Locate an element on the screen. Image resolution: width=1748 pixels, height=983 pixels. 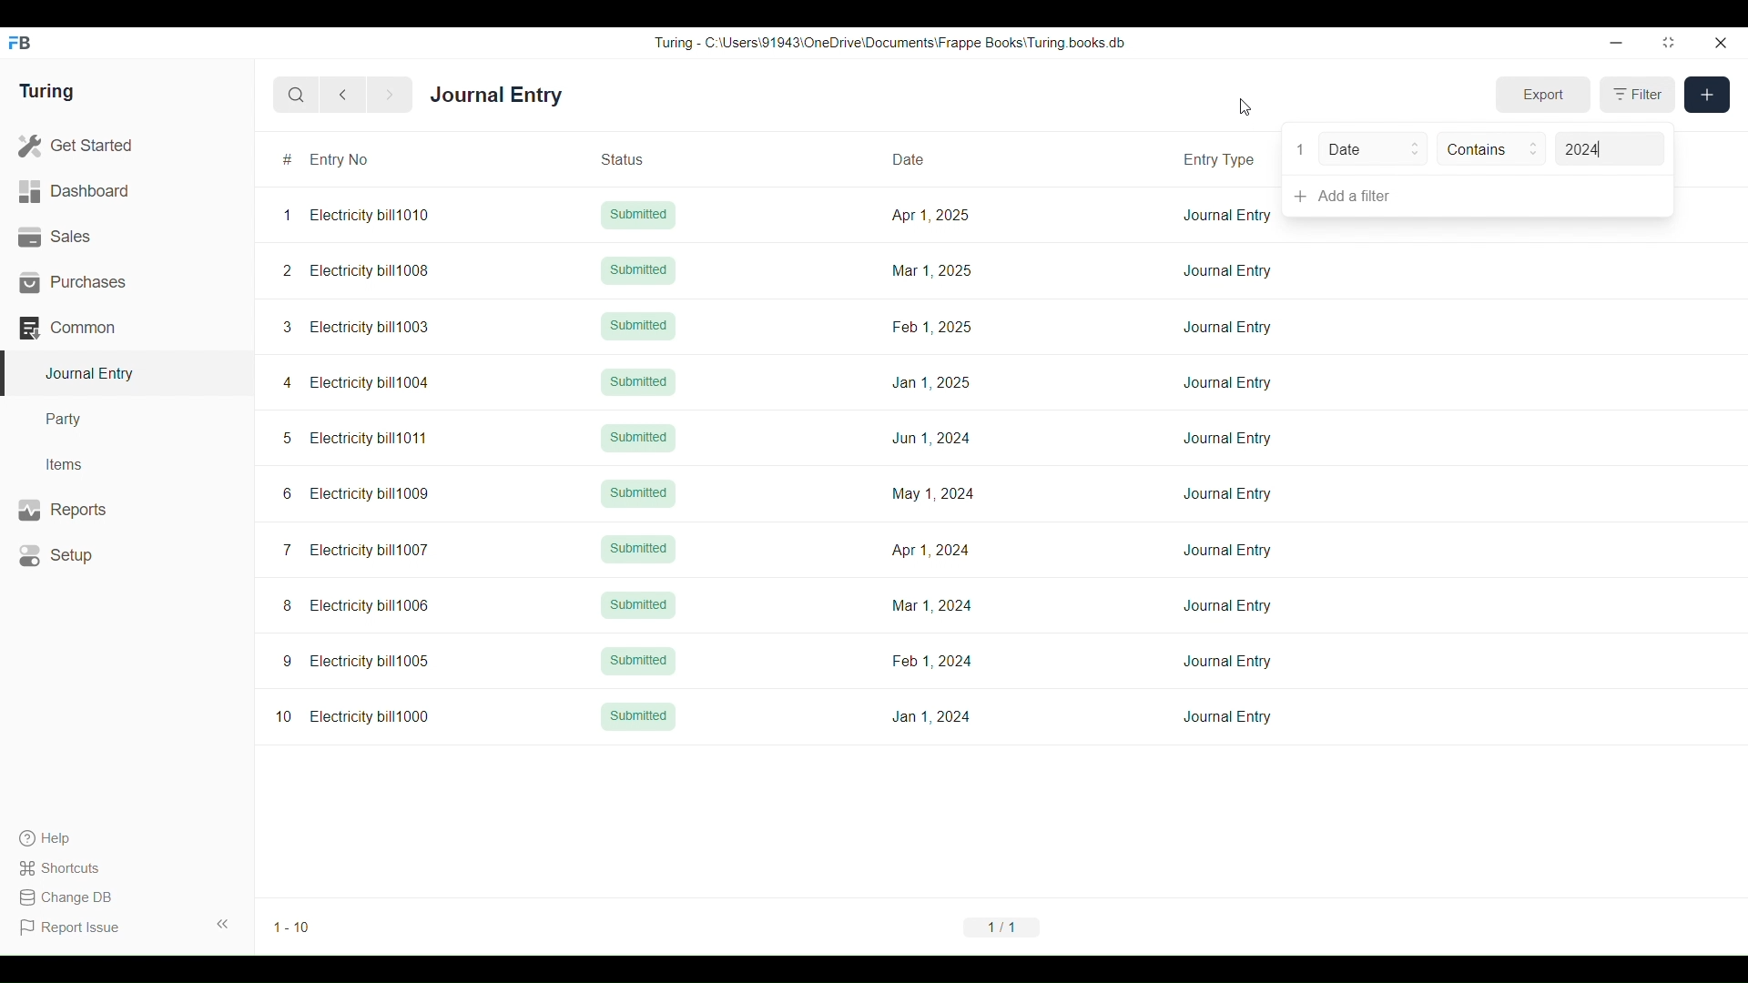
3 Electricity bill1003 is located at coordinates (357, 327).